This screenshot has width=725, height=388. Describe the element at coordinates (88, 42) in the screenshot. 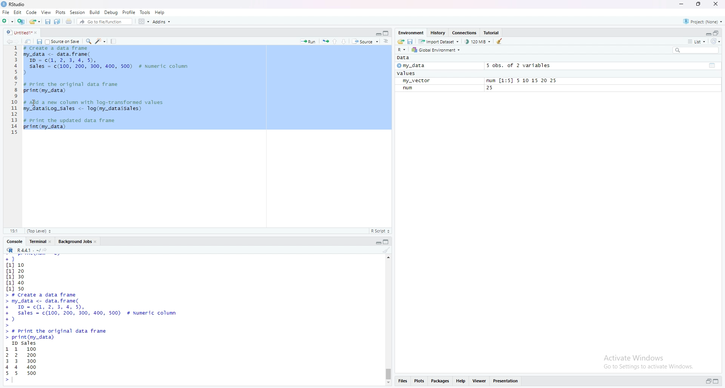

I see `find/replace` at that location.